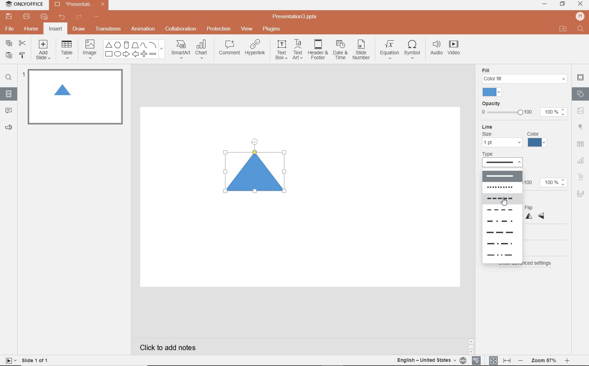 The height and width of the screenshot is (366, 589). Describe the element at coordinates (563, 30) in the screenshot. I see `open file location` at that location.